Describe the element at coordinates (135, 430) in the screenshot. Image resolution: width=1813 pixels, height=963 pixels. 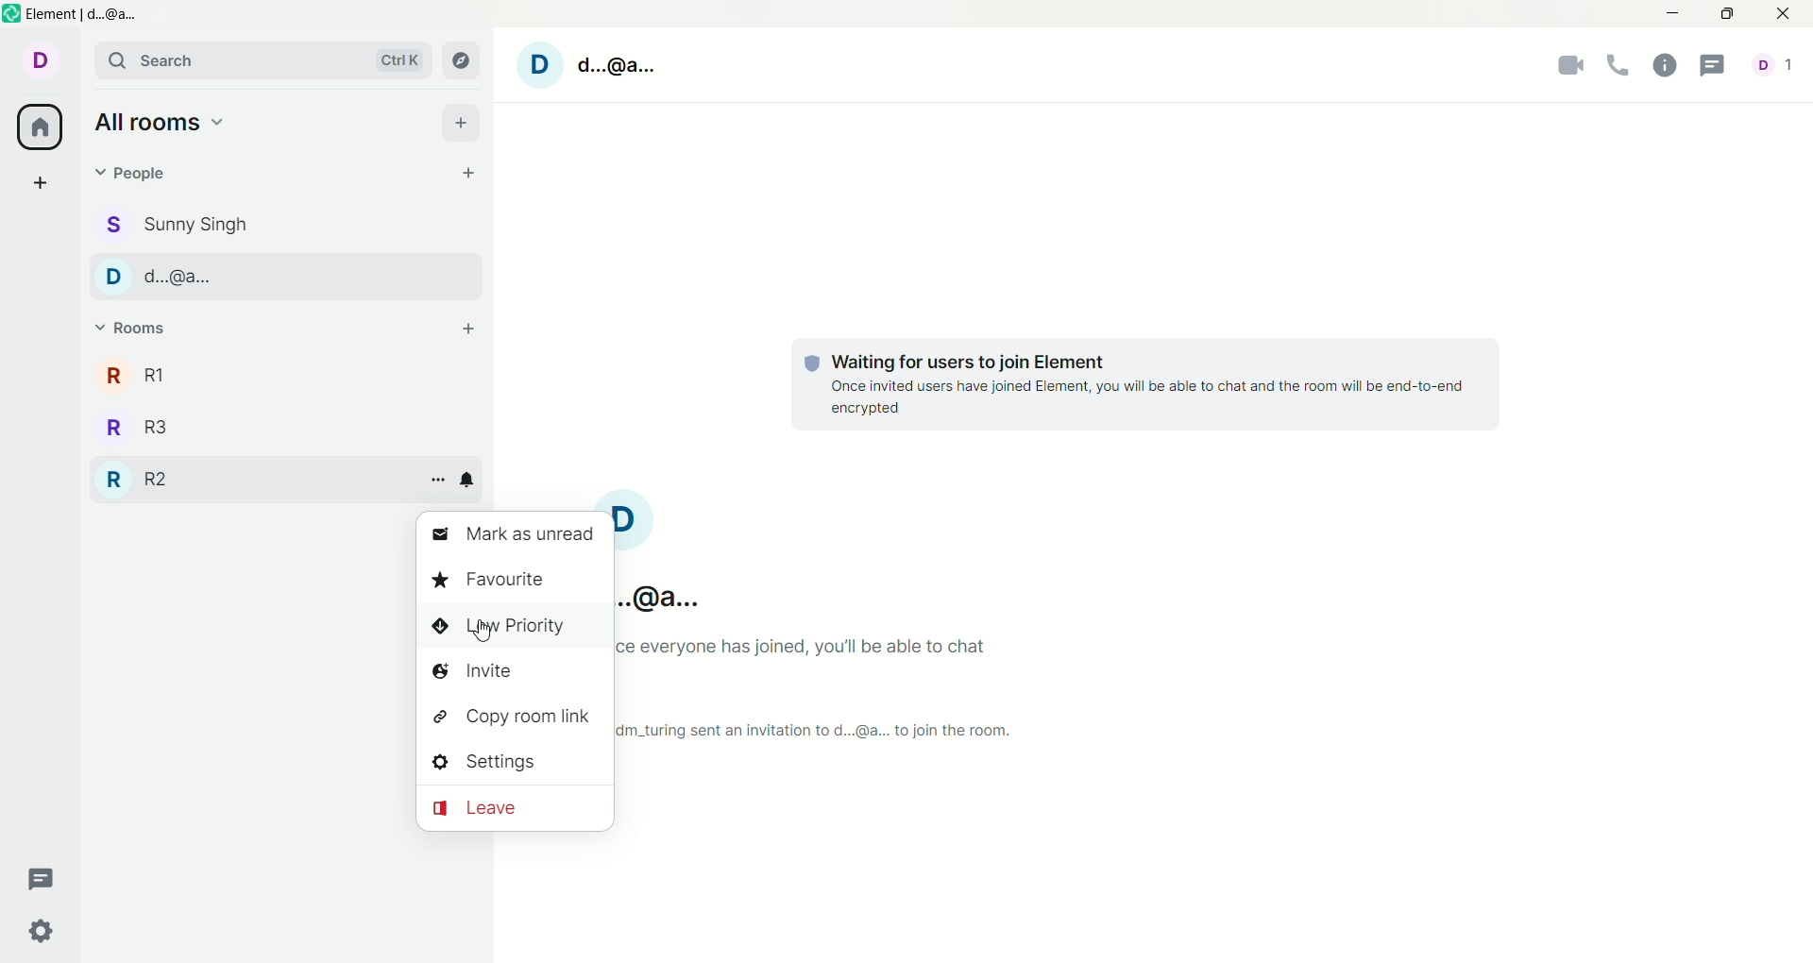
I see `room 3` at that location.